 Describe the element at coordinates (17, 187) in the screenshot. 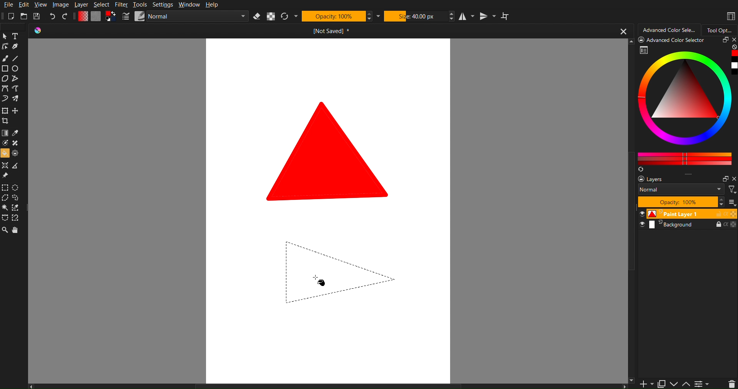

I see `Selection Square ` at that location.